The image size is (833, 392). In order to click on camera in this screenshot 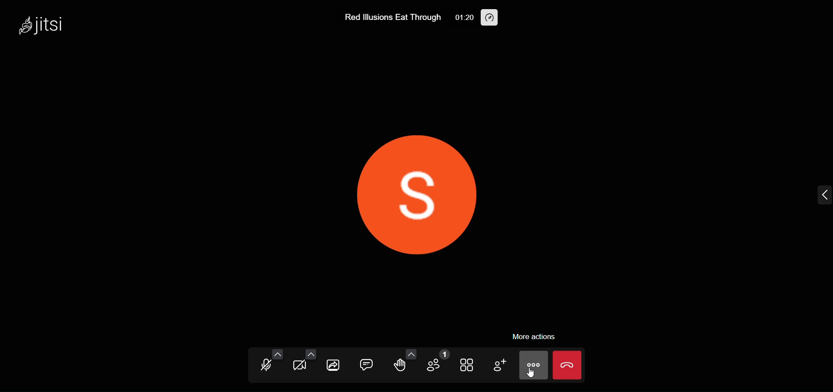, I will do `click(300, 366)`.